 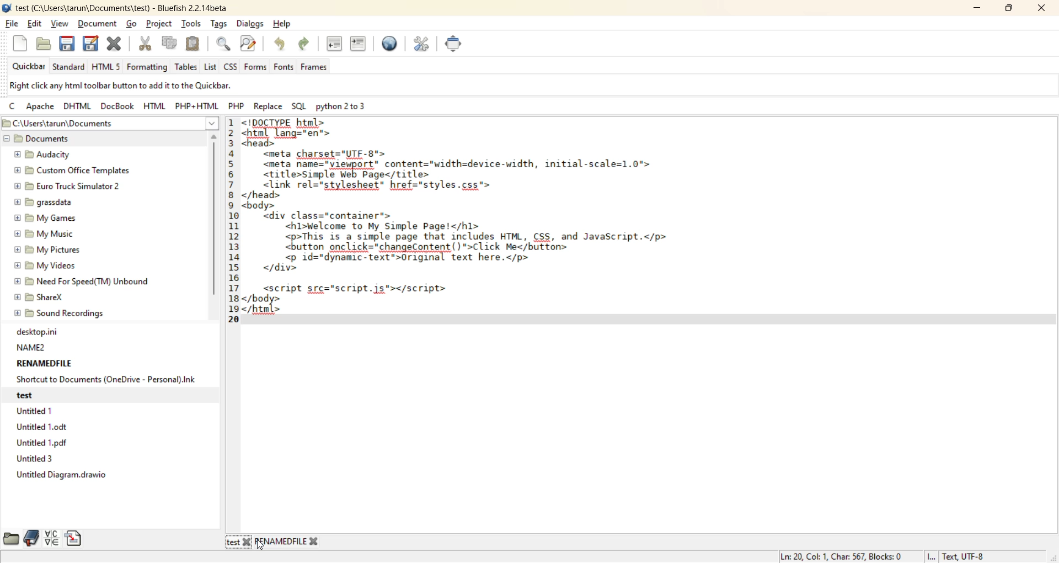 I want to click on new, so click(x=20, y=44).